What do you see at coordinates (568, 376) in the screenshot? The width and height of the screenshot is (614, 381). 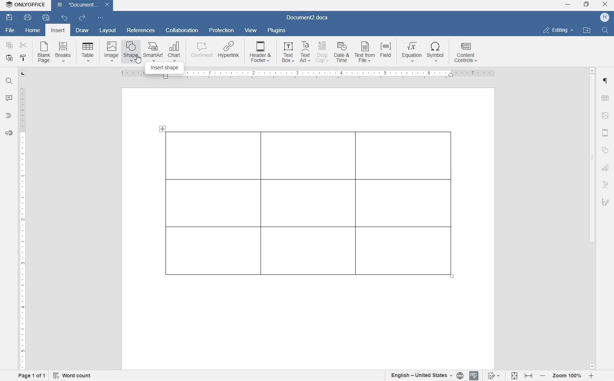 I see `zoom in or out` at bounding box center [568, 376].